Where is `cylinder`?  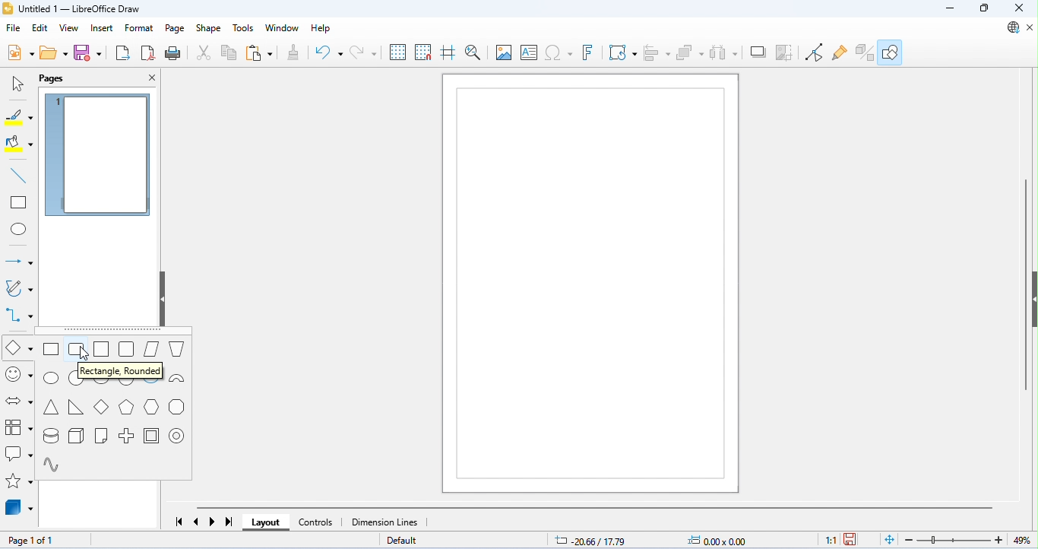 cylinder is located at coordinates (52, 434).